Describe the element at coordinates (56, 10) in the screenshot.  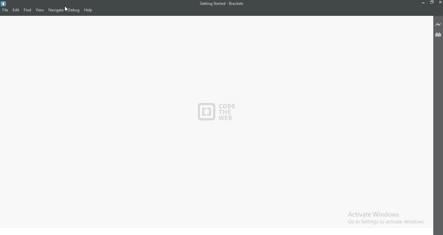
I see `Navigate` at that location.